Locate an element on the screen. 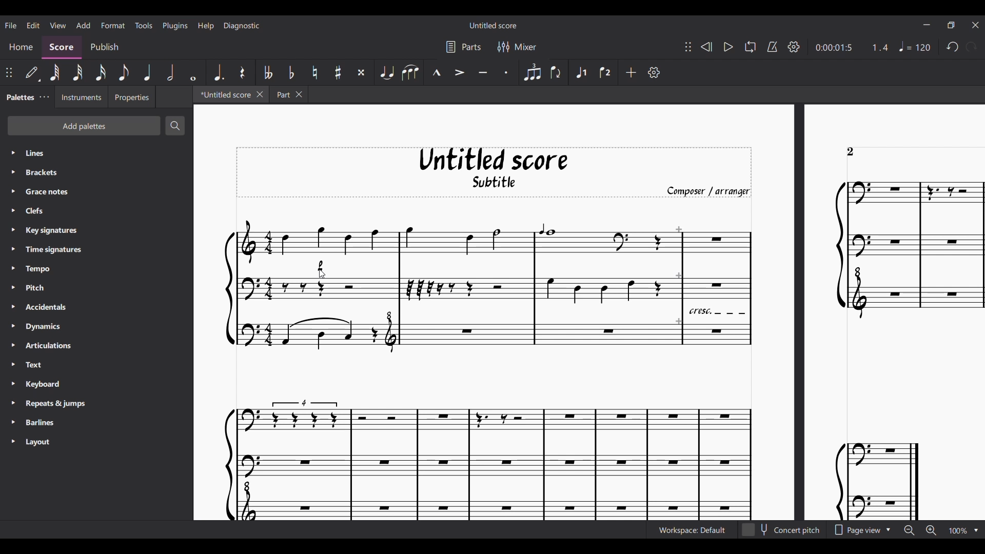 The height and width of the screenshot is (554, 985). Zoom options is located at coordinates (976, 530).